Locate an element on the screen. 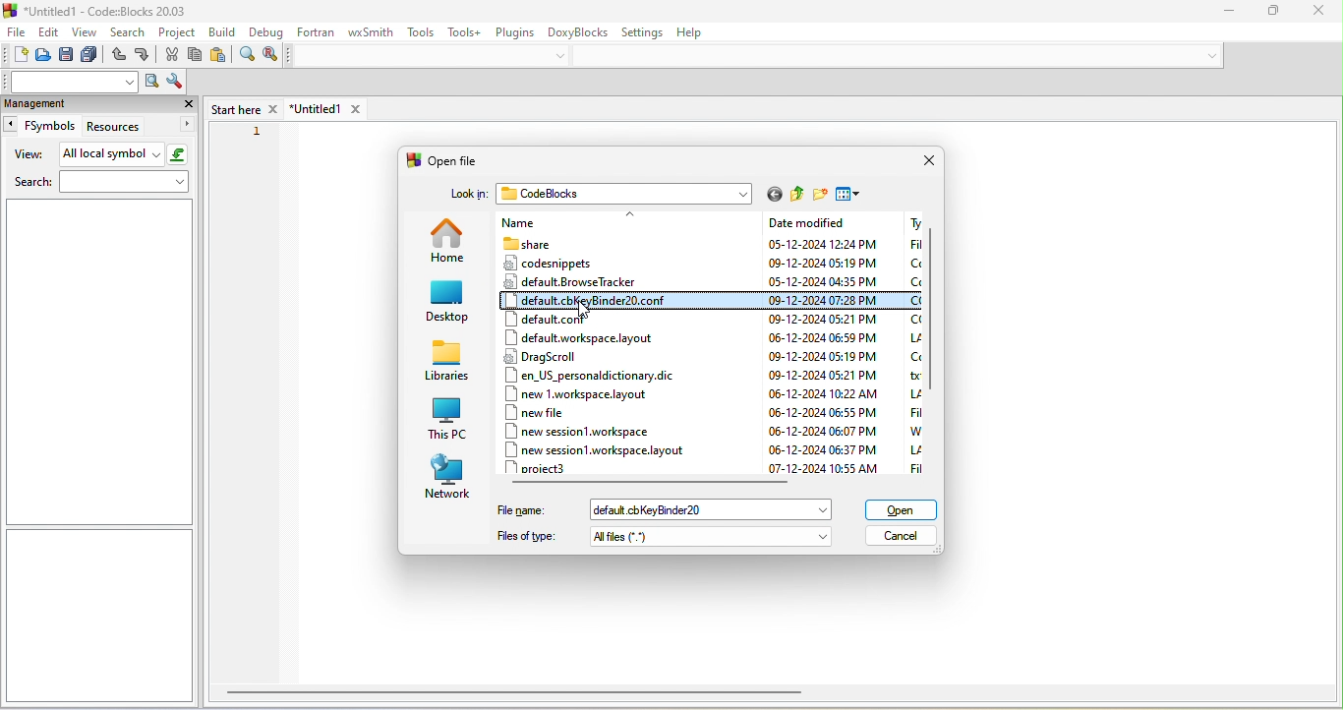  view menu is located at coordinates (850, 194).